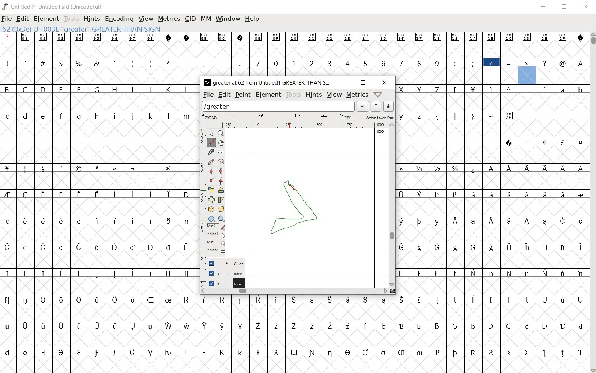 This screenshot has width=596, height=373. What do you see at coordinates (527, 71) in the screenshot?
I see `greater than` at bounding box center [527, 71].